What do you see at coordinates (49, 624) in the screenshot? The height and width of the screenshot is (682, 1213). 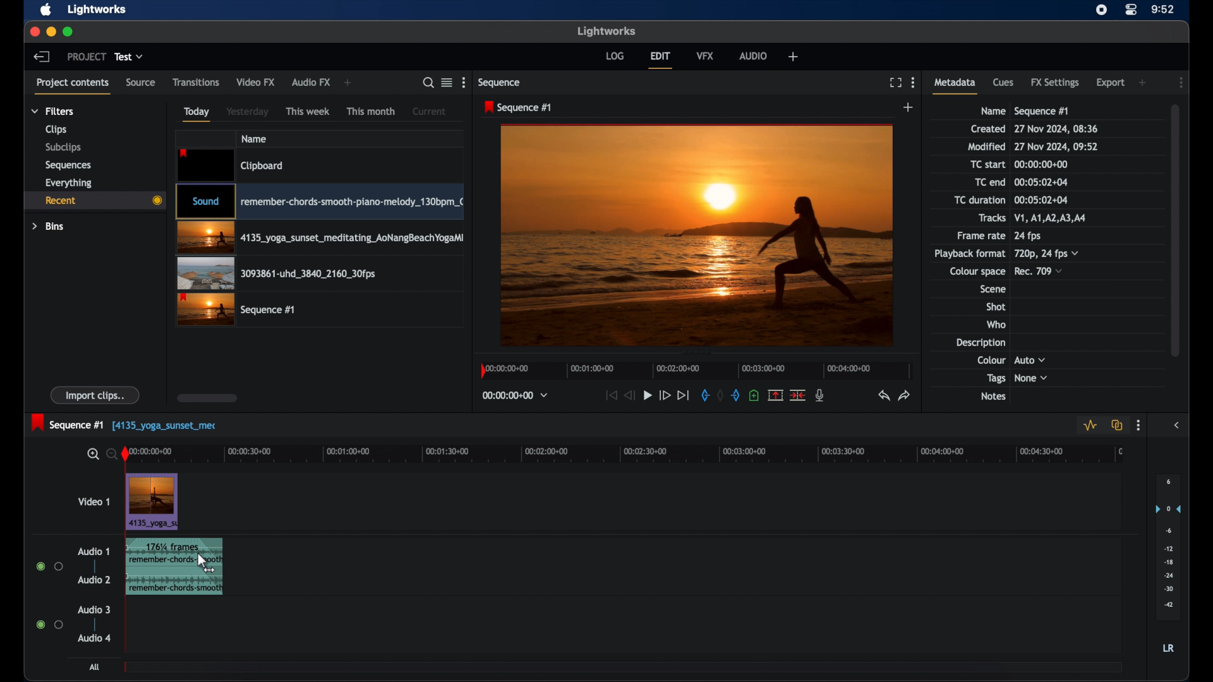 I see `radio buttons` at bounding box center [49, 624].